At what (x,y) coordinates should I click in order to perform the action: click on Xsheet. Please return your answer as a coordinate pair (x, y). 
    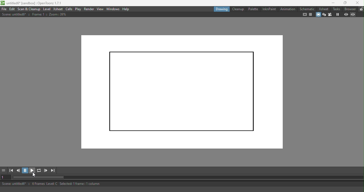
    Looking at the image, I should click on (58, 10).